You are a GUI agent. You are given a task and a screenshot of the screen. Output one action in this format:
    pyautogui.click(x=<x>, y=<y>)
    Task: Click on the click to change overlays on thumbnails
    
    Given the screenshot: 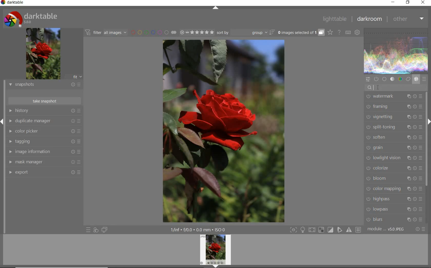 What is the action you would take?
    pyautogui.click(x=329, y=32)
    